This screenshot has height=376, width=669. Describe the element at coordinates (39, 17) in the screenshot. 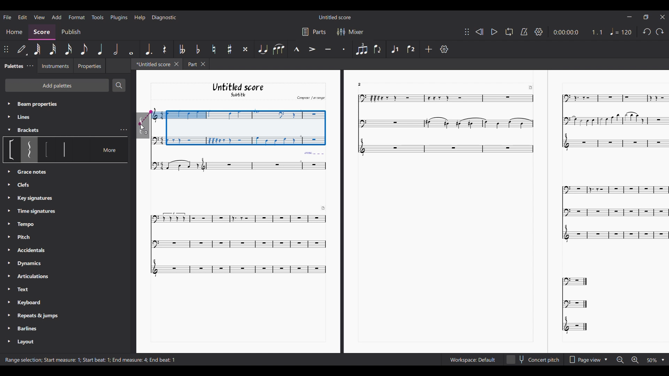

I see `View ` at that location.